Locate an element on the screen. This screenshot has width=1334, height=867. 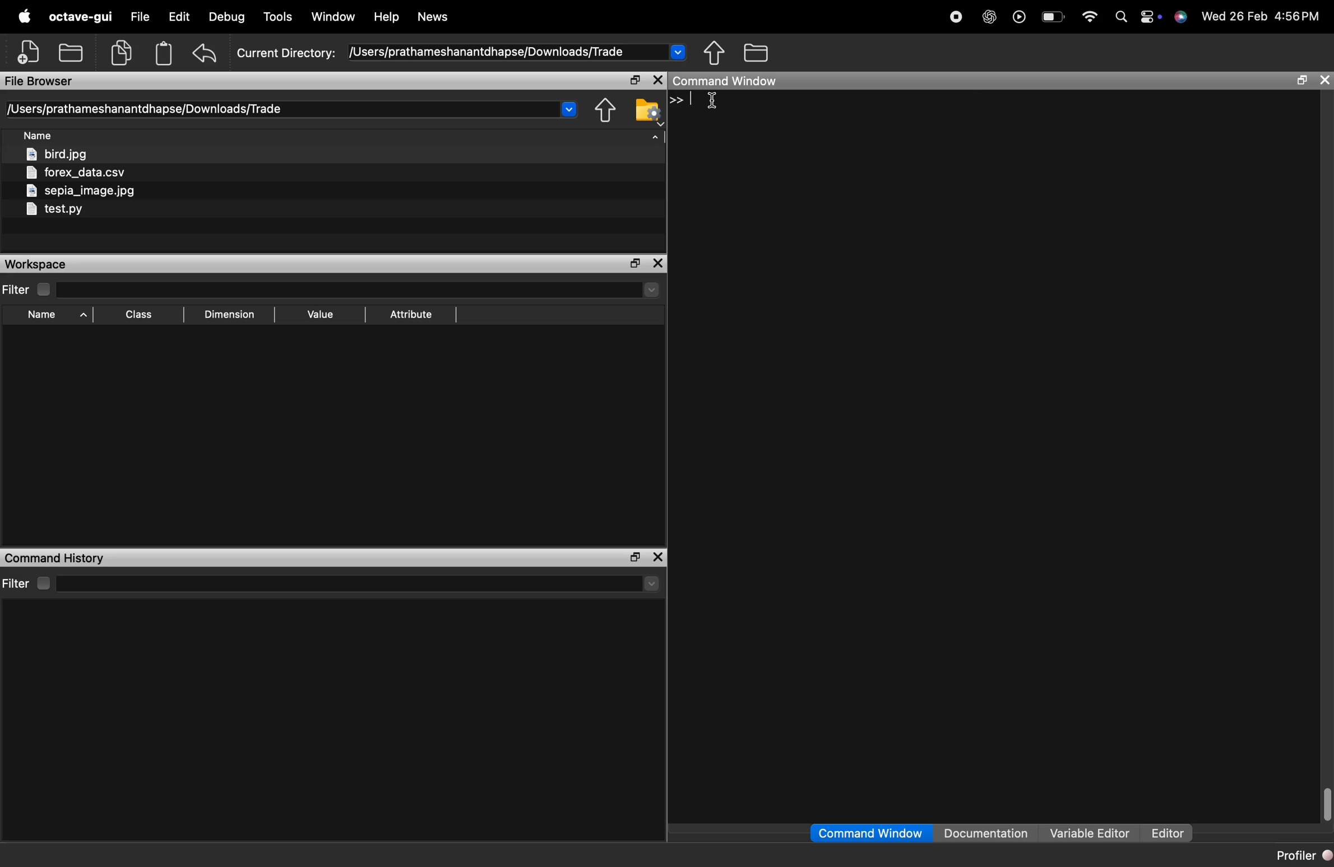
Debug is located at coordinates (227, 17).